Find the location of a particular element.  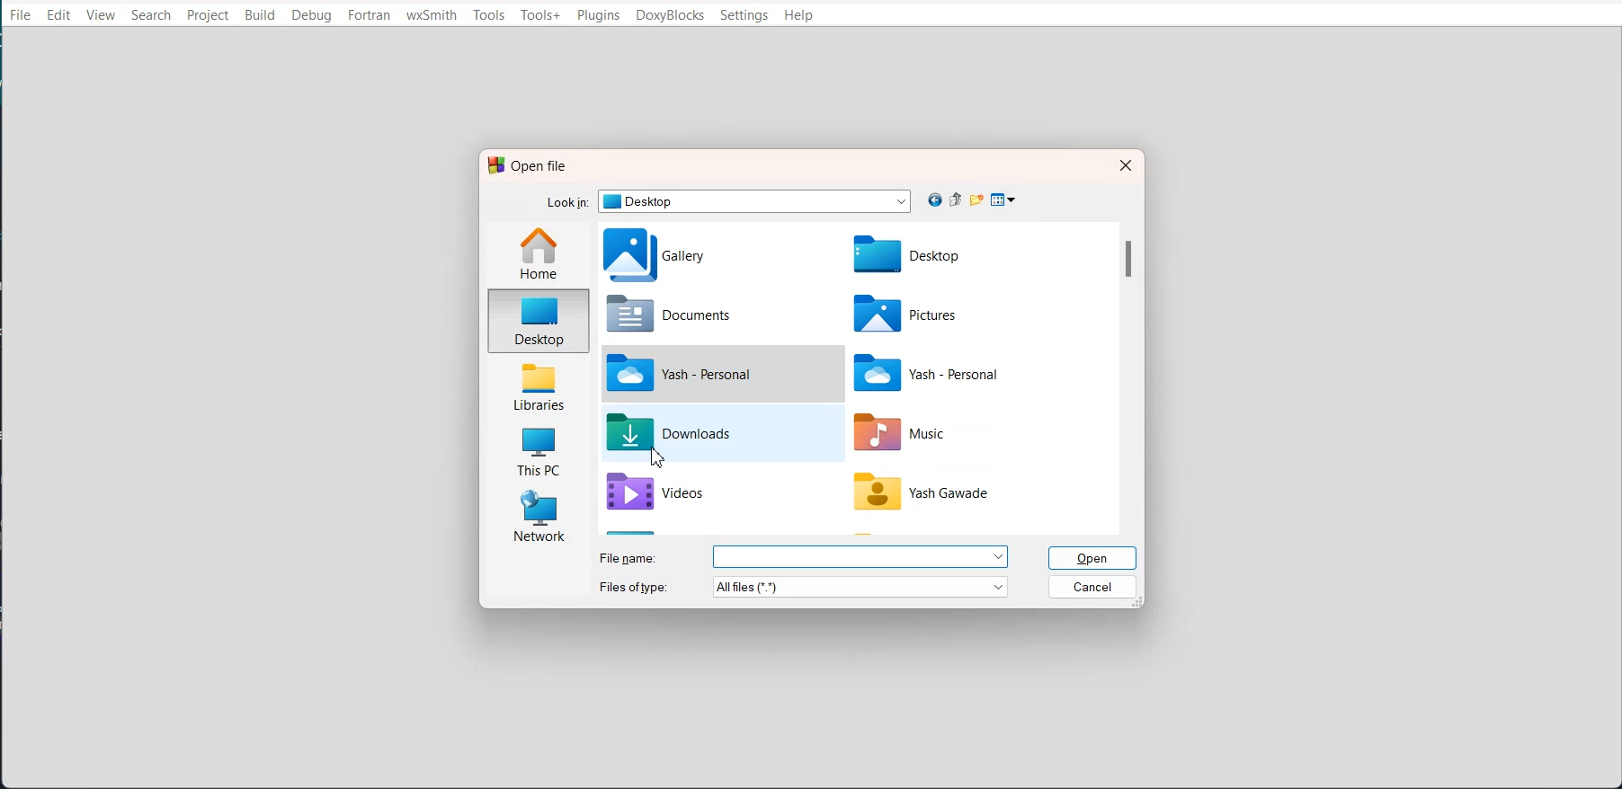

Libraries is located at coordinates (539, 384).